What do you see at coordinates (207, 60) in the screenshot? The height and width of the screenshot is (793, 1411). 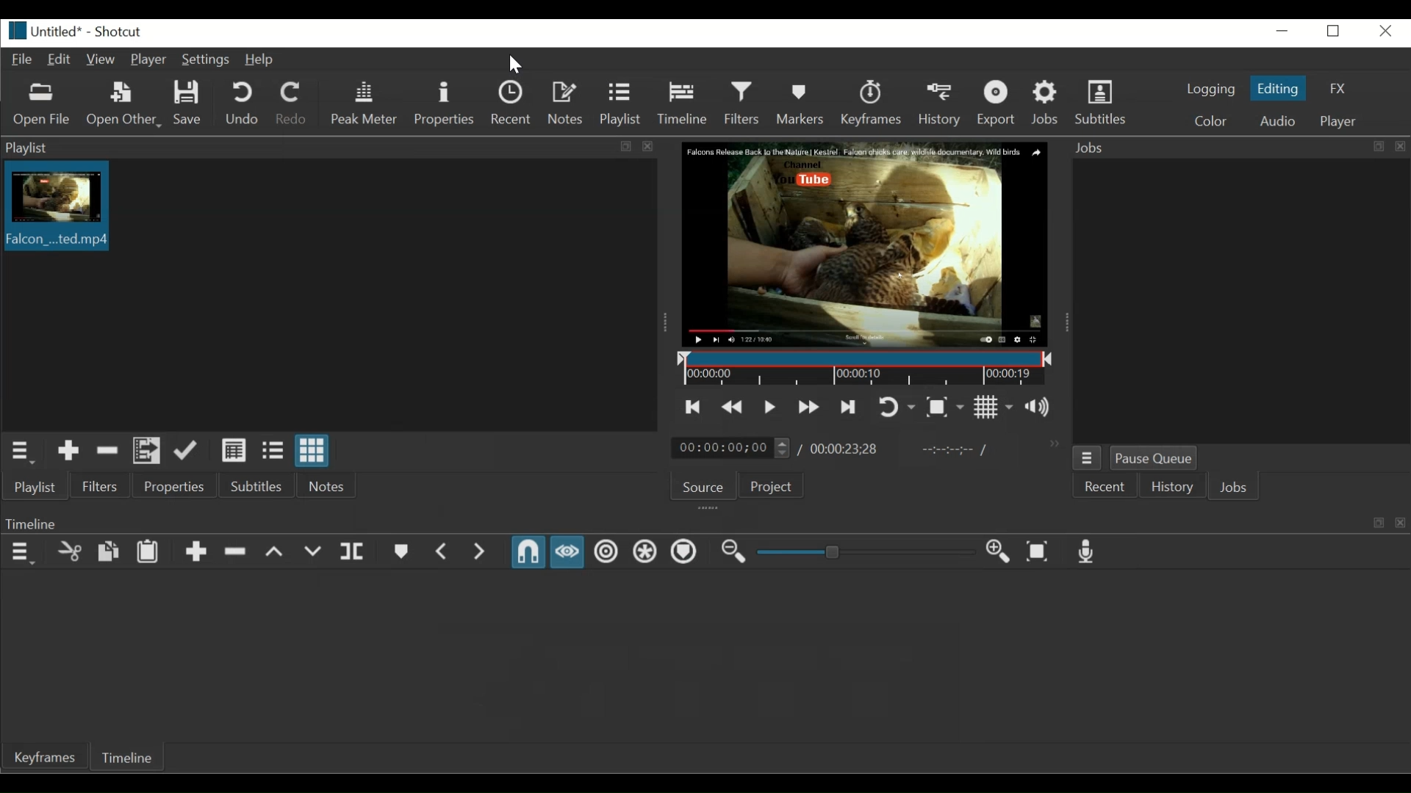 I see `Settings` at bounding box center [207, 60].